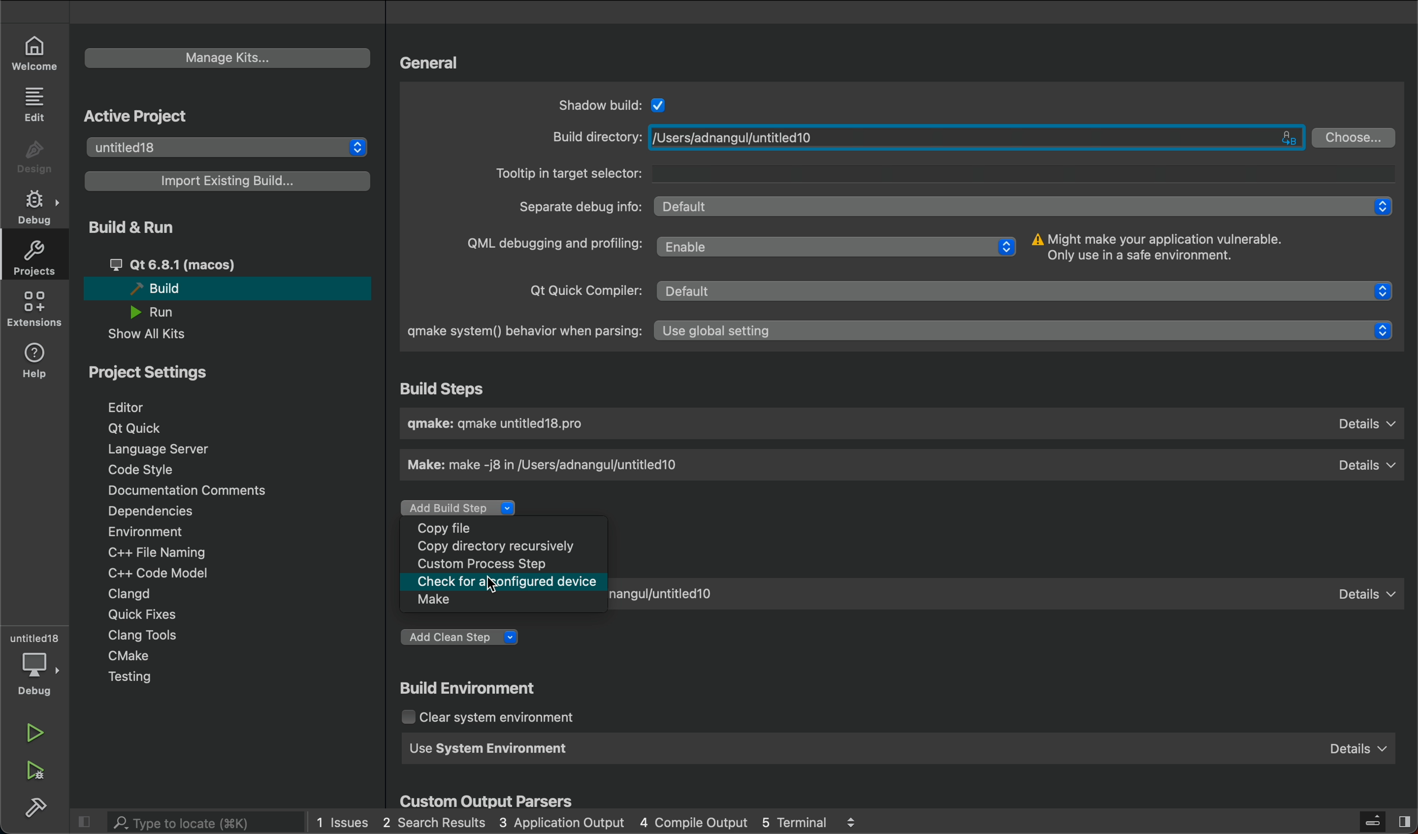 This screenshot has width=1418, height=834. I want to click on show all kits, so click(158, 335).